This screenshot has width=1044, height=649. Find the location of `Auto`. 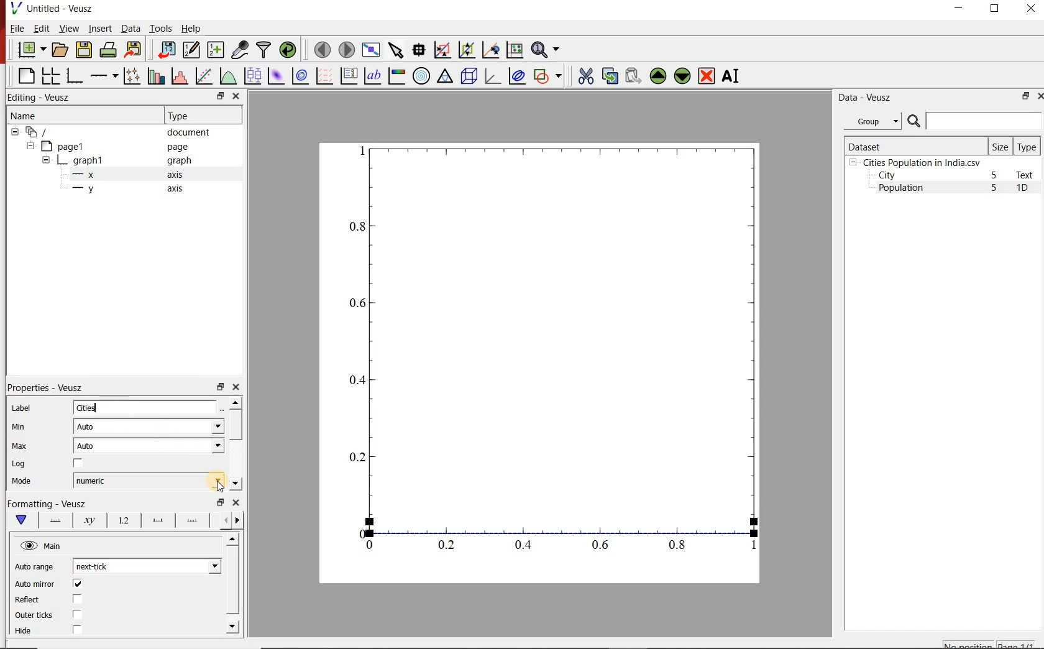

Auto is located at coordinates (149, 426).